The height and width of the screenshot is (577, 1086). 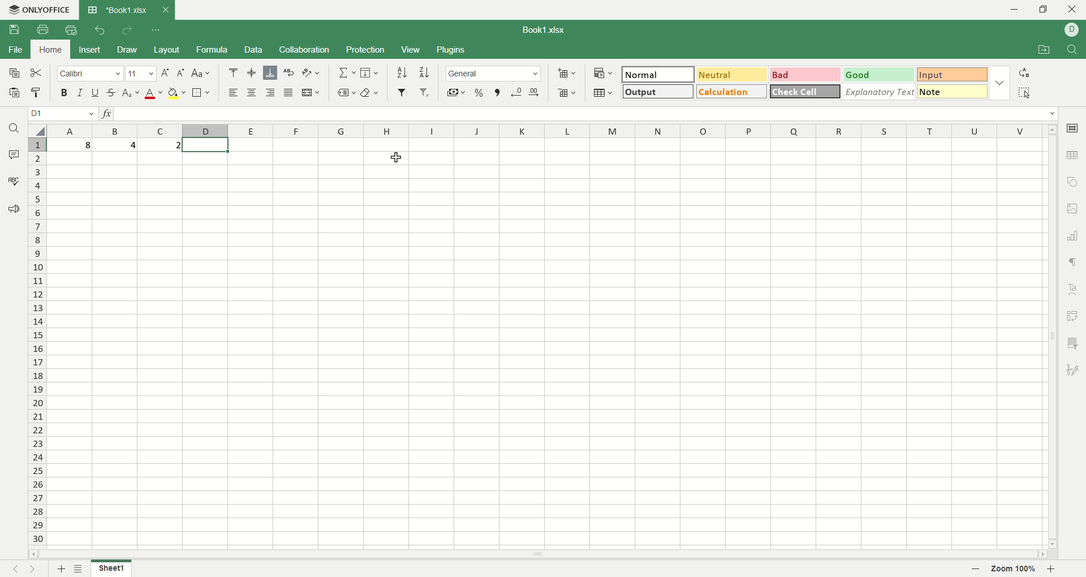 I want to click on note, so click(x=953, y=91).